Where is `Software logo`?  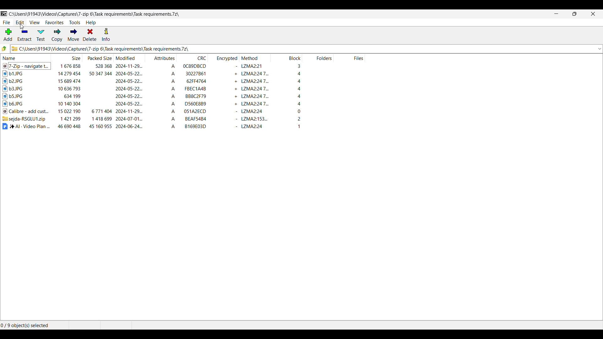
Software logo is located at coordinates (4, 14).